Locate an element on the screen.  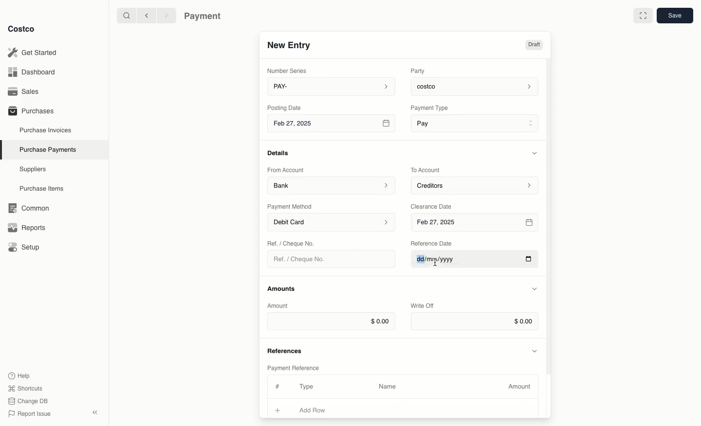
Amounts is located at coordinates (282, 288).